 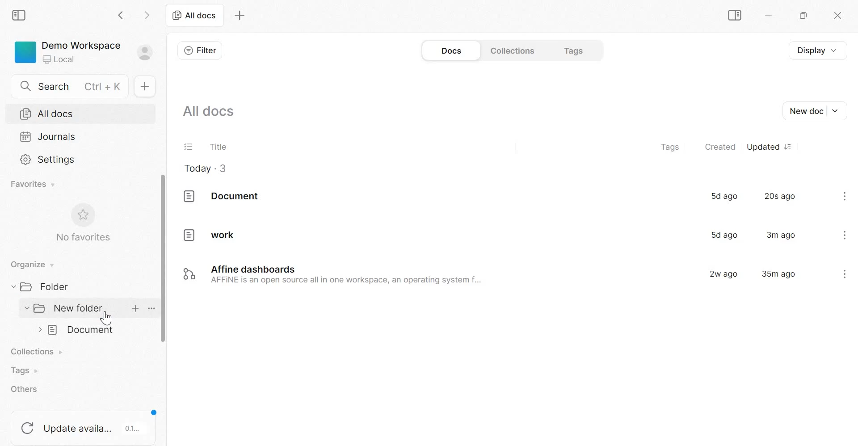 What do you see at coordinates (781, 234) in the screenshot?
I see `3m ago` at bounding box center [781, 234].